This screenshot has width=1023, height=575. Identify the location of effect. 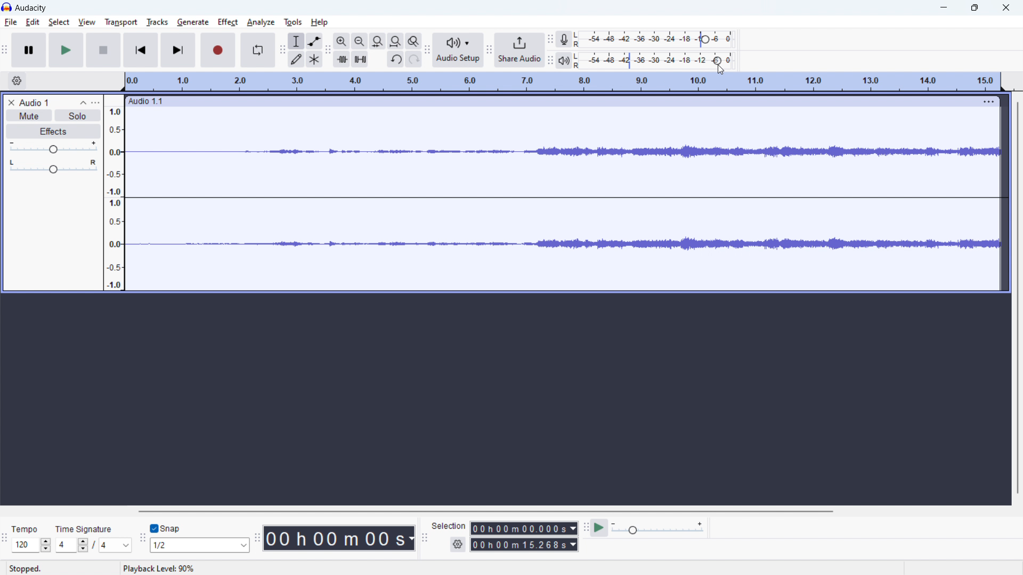
(228, 22).